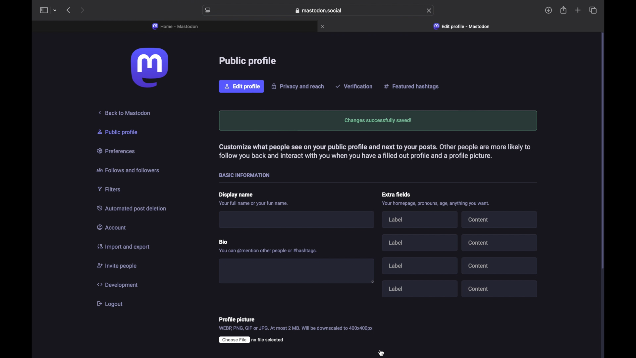  Describe the element at coordinates (296, 325) in the screenshot. I see `Profile picture
WEBP, PNG, GIF or JPG. At most 2 MB. Will be downscaled to 400x400px` at that location.